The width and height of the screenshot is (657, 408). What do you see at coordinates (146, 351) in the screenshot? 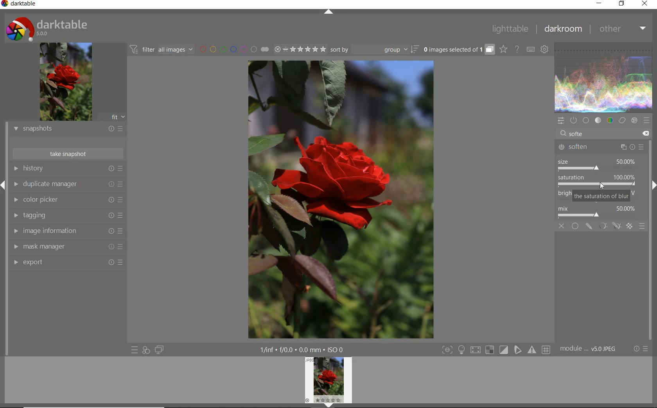
I see `quick access for applying any of your styles` at bounding box center [146, 351].